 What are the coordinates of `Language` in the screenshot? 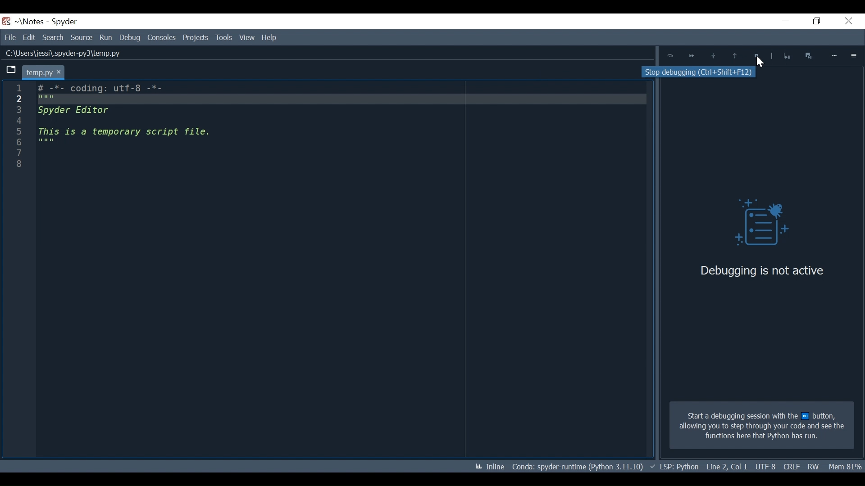 It's located at (674, 467).